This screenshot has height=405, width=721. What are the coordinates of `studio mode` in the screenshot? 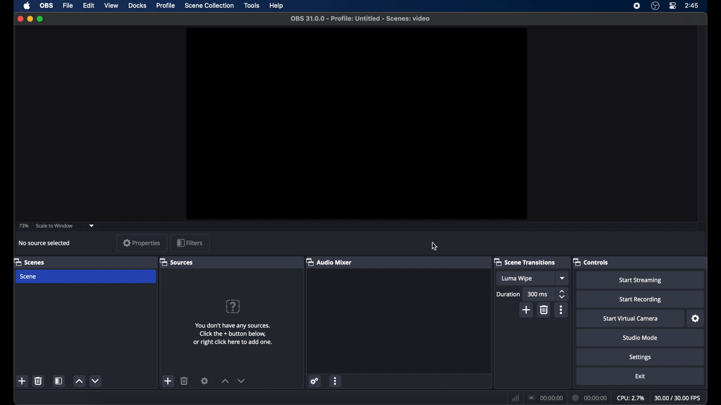 It's located at (640, 337).